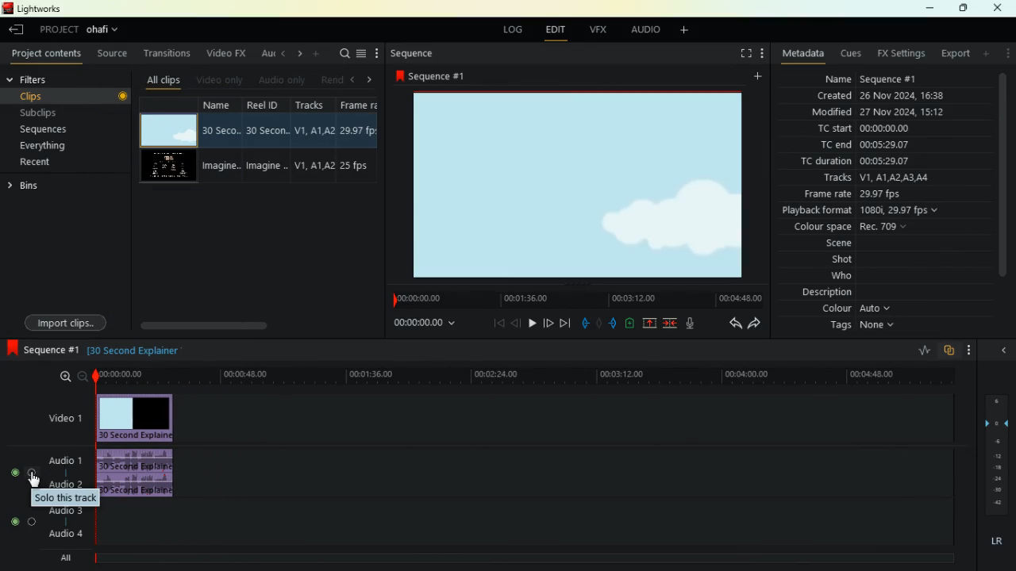 This screenshot has height=571, width=1016. What do you see at coordinates (510, 31) in the screenshot?
I see `log` at bounding box center [510, 31].